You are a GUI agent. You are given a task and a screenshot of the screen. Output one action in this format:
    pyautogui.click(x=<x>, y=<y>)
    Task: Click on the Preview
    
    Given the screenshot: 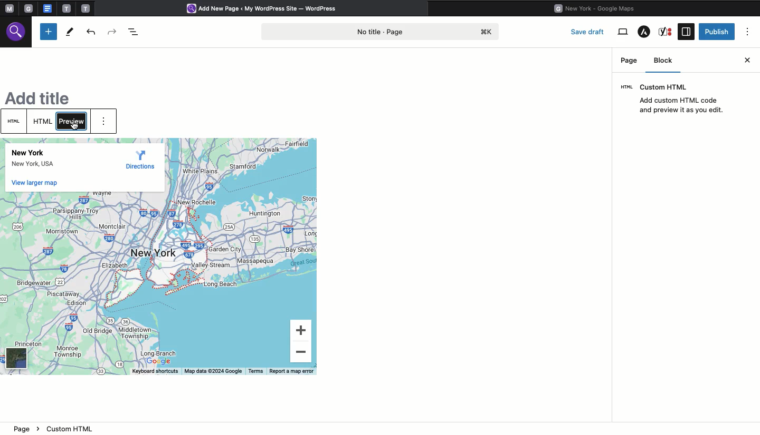 What is the action you would take?
    pyautogui.click(x=73, y=121)
    